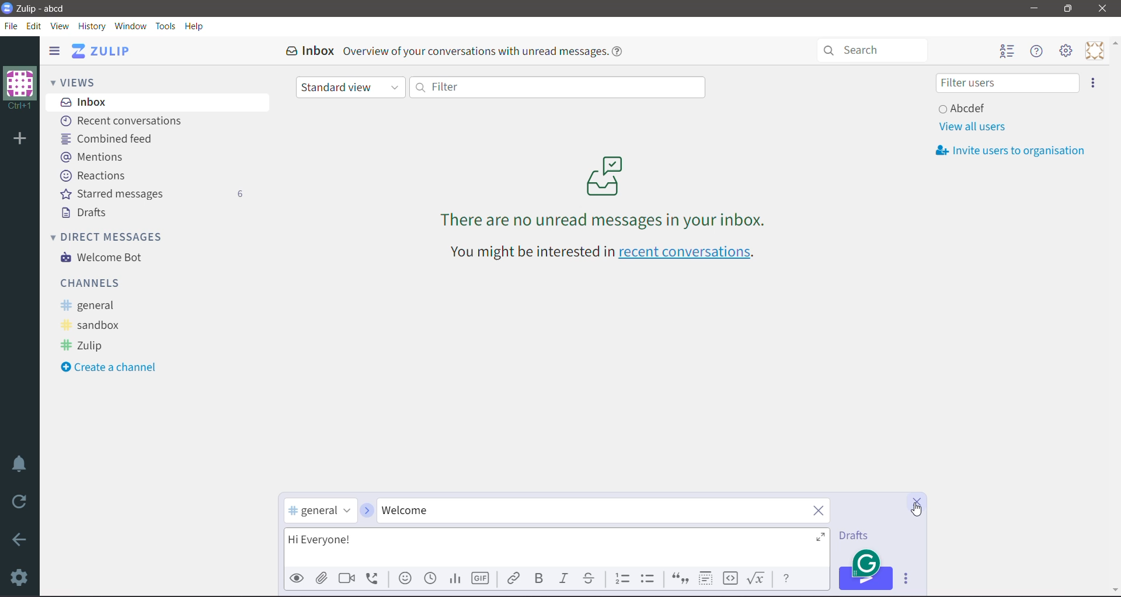 The height and width of the screenshot is (597, 1121). What do you see at coordinates (20, 577) in the screenshot?
I see `Settings` at bounding box center [20, 577].